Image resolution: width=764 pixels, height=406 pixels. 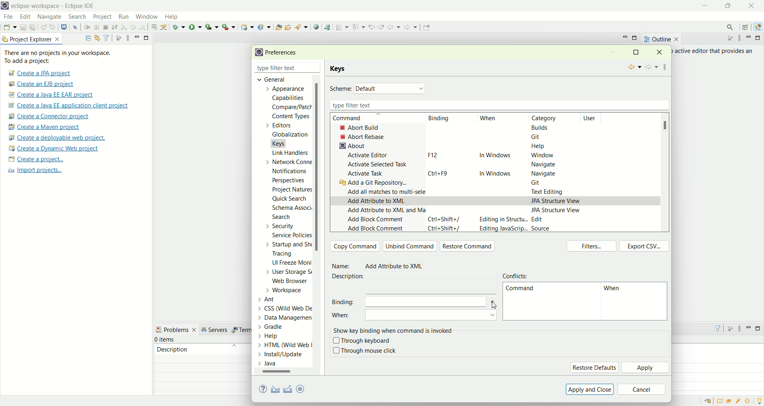 What do you see at coordinates (47, 127) in the screenshot?
I see `create a maven project` at bounding box center [47, 127].